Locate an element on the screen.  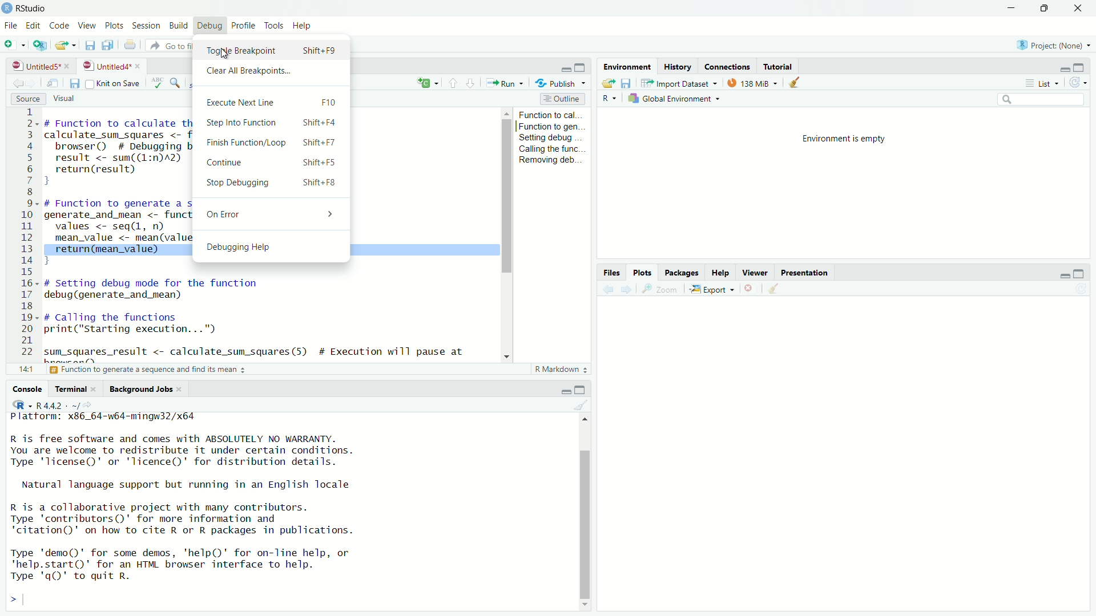
close is located at coordinates (1082, 9).